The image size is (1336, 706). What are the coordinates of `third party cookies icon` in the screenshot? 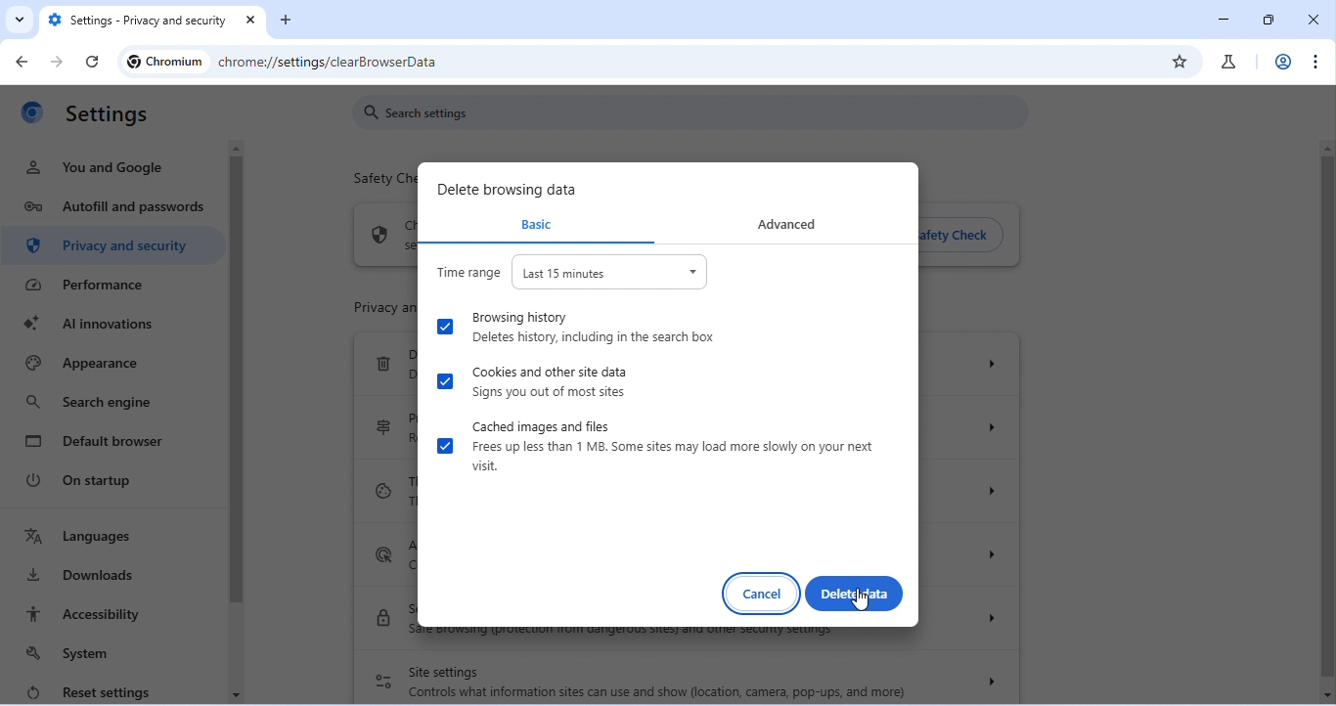 It's located at (382, 490).